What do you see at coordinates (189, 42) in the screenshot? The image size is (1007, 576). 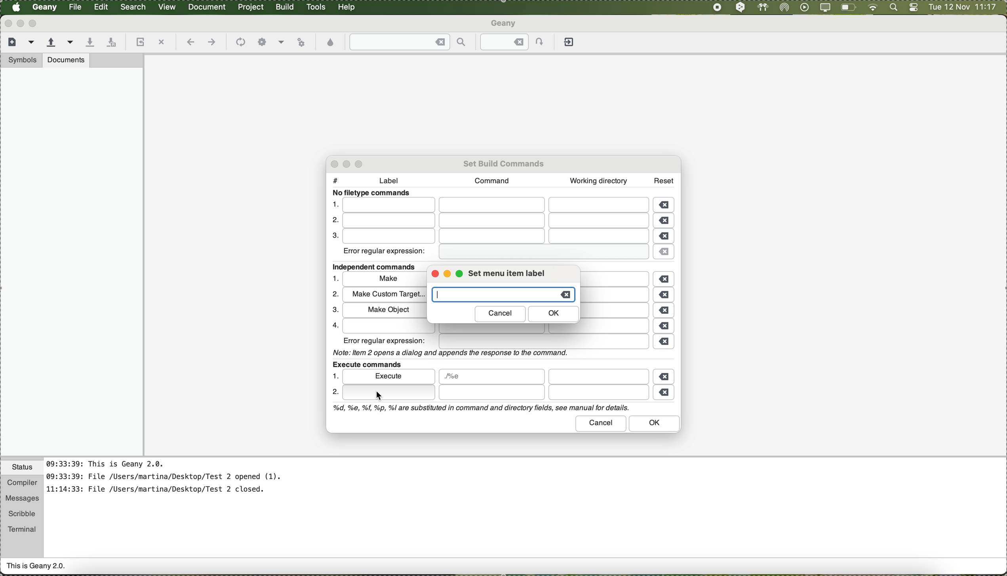 I see `navigate back a location` at bounding box center [189, 42].